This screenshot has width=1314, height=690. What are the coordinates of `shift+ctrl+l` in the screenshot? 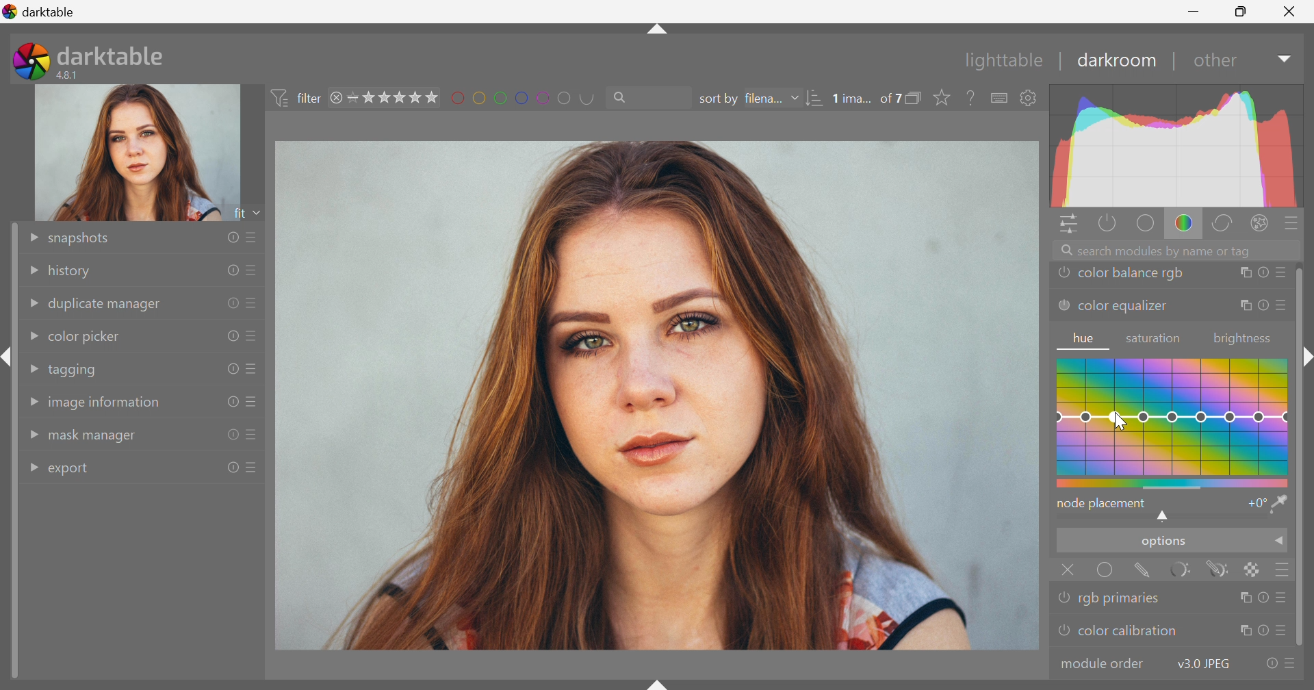 It's located at (8, 357).